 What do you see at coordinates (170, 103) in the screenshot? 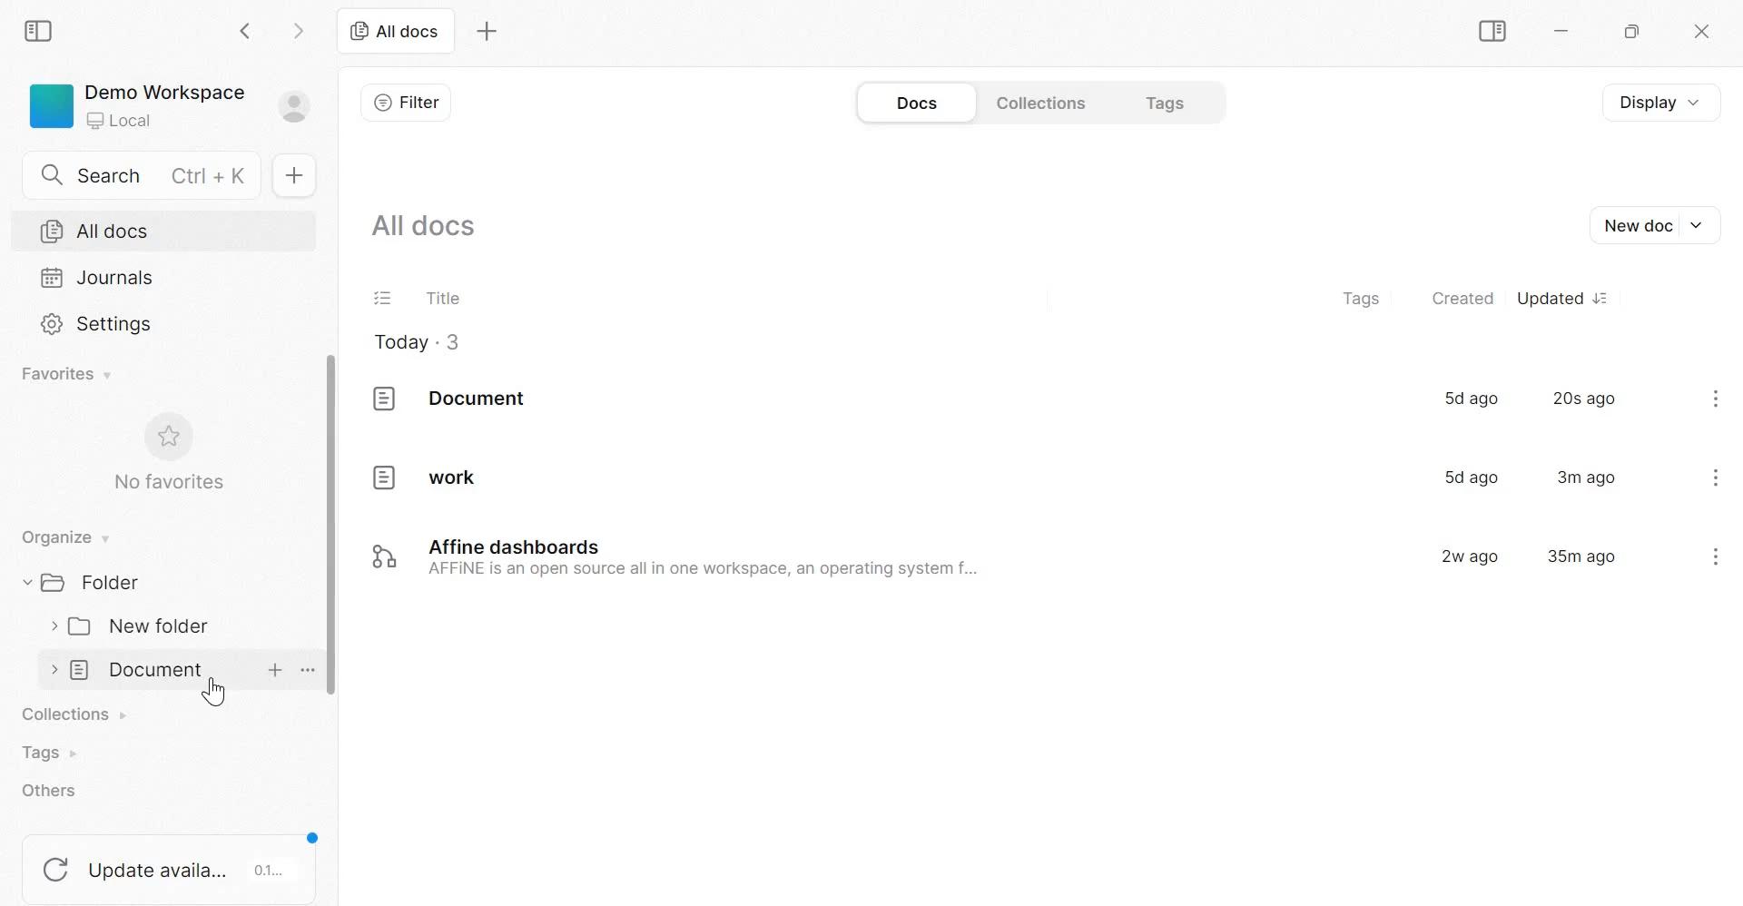
I see `Demo Workspace` at bounding box center [170, 103].